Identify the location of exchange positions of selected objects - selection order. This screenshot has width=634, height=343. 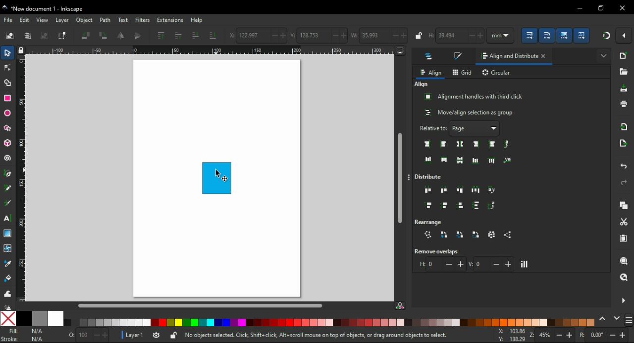
(446, 234).